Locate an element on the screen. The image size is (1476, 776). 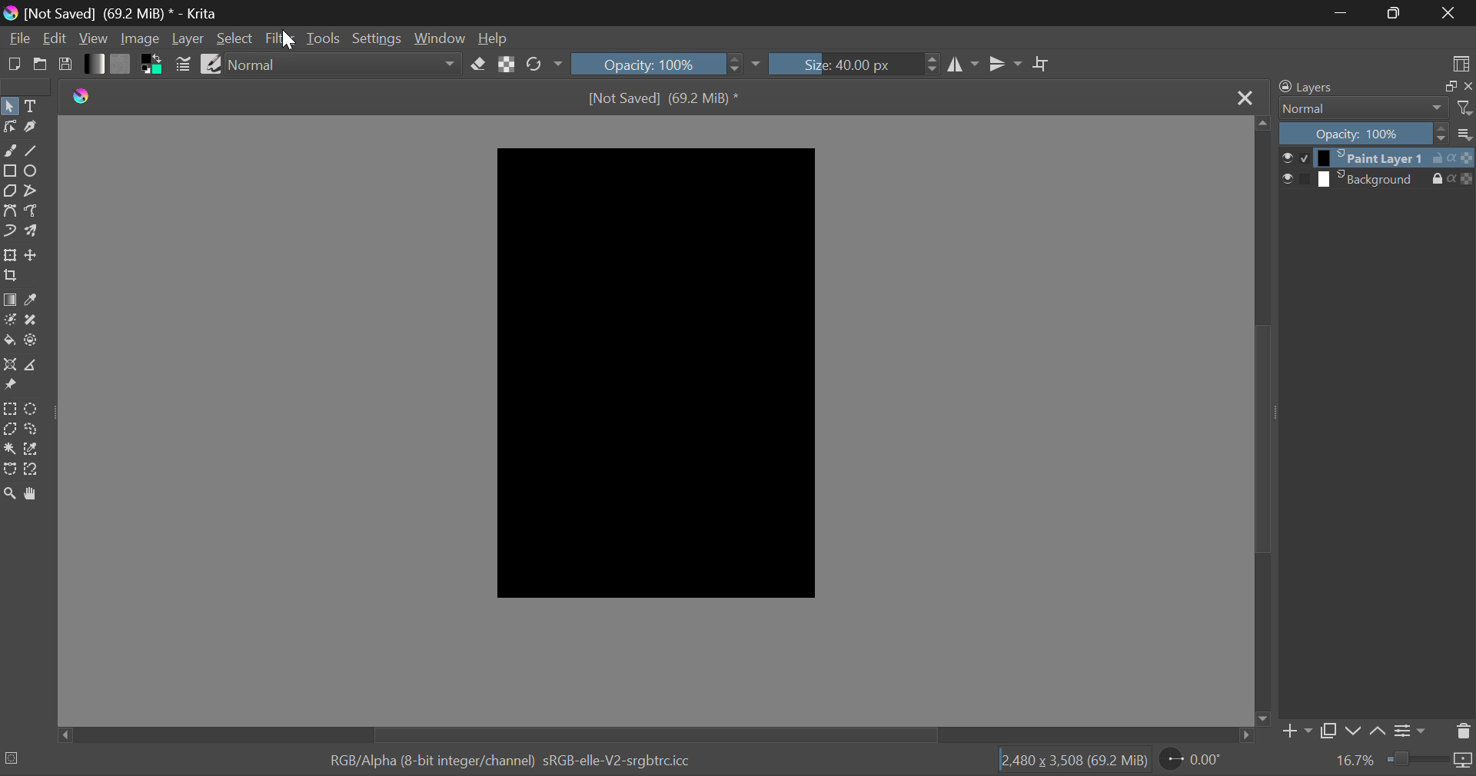
Layer is located at coordinates (188, 39).